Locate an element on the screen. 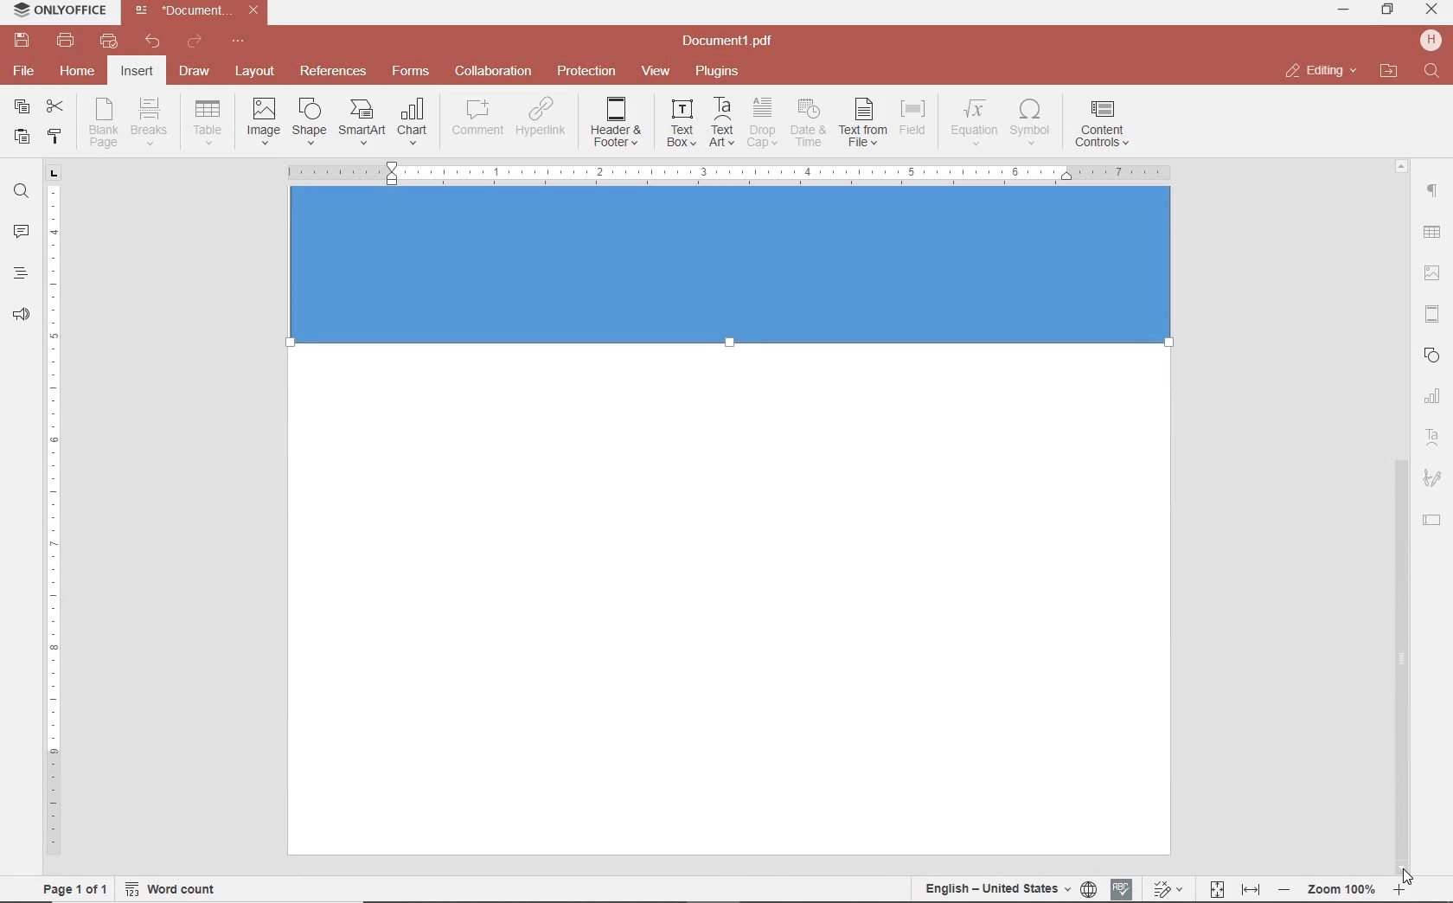 This screenshot has height=903, width=1453. hp is located at coordinates (1434, 40).